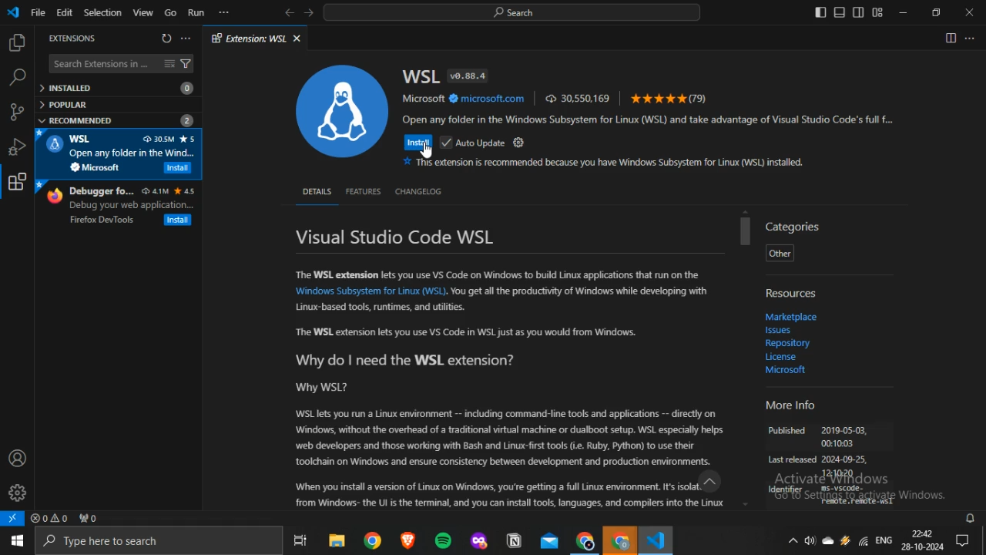  What do you see at coordinates (223, 12) in the screenshot?
I see `more options` at bounding box center [223, 12].